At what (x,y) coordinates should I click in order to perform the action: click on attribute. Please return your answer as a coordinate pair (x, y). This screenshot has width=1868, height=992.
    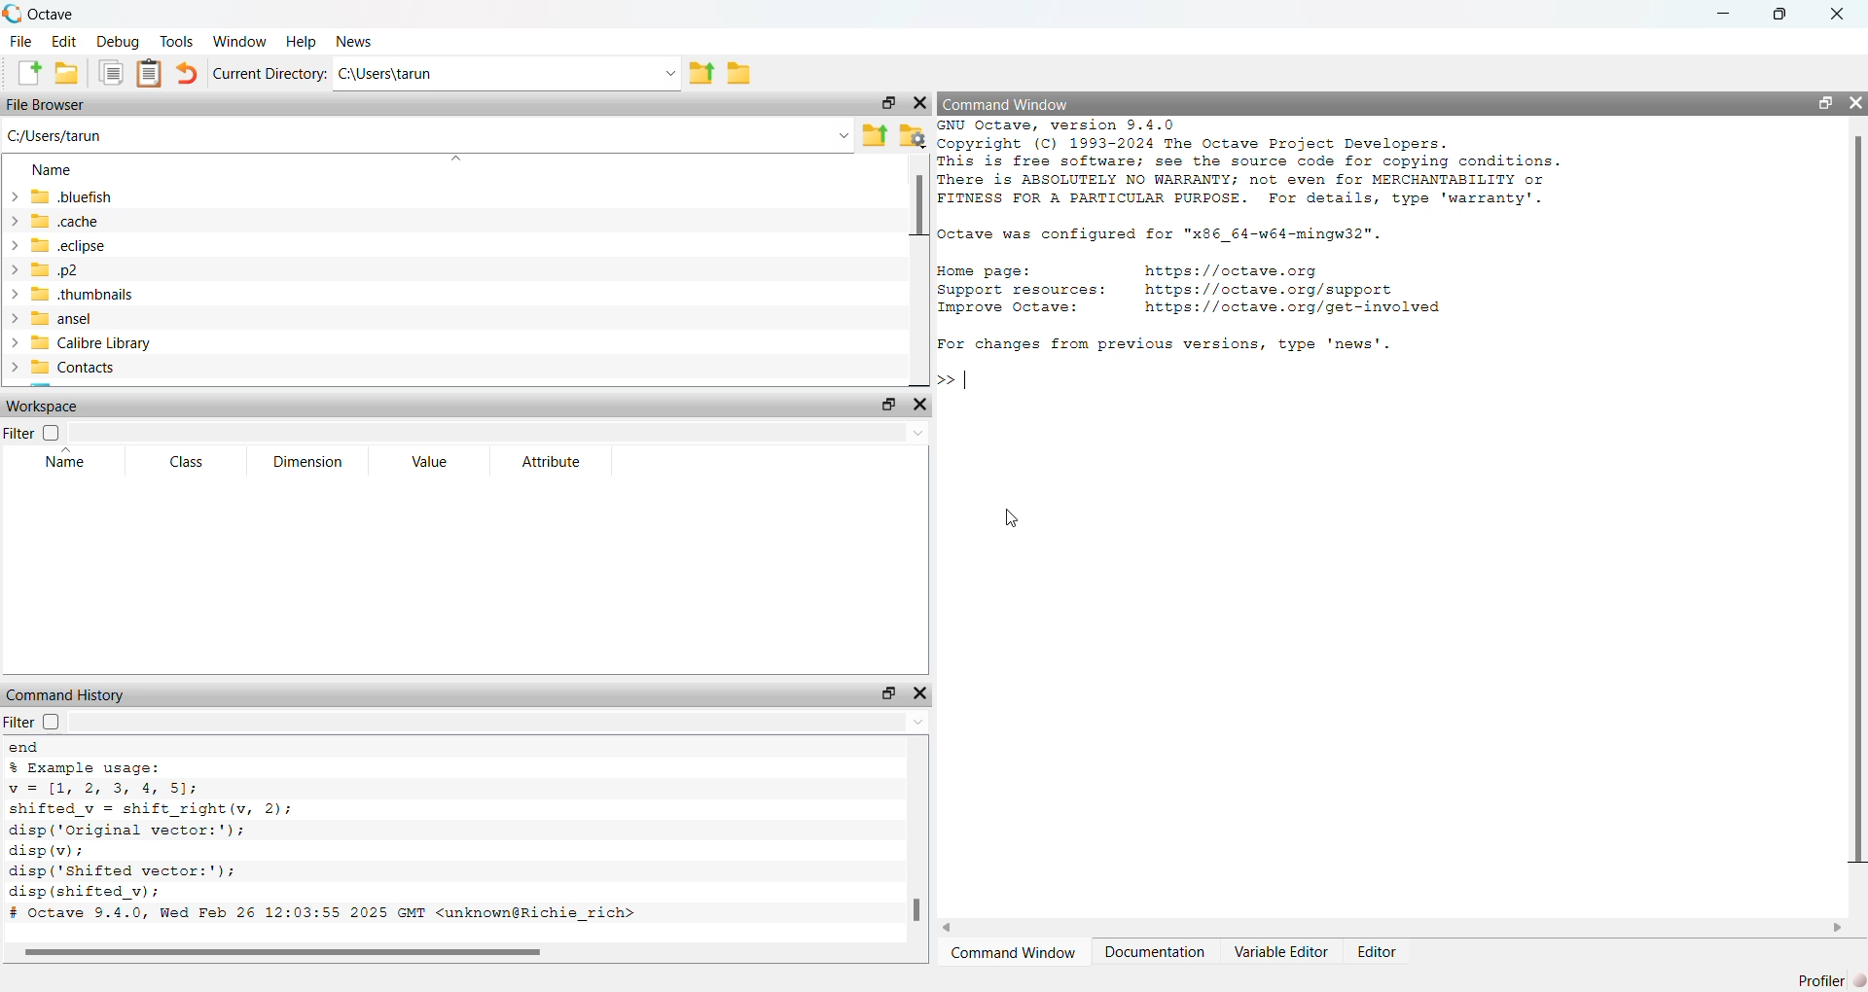
    Looking at the image, I should click on (549, 464).